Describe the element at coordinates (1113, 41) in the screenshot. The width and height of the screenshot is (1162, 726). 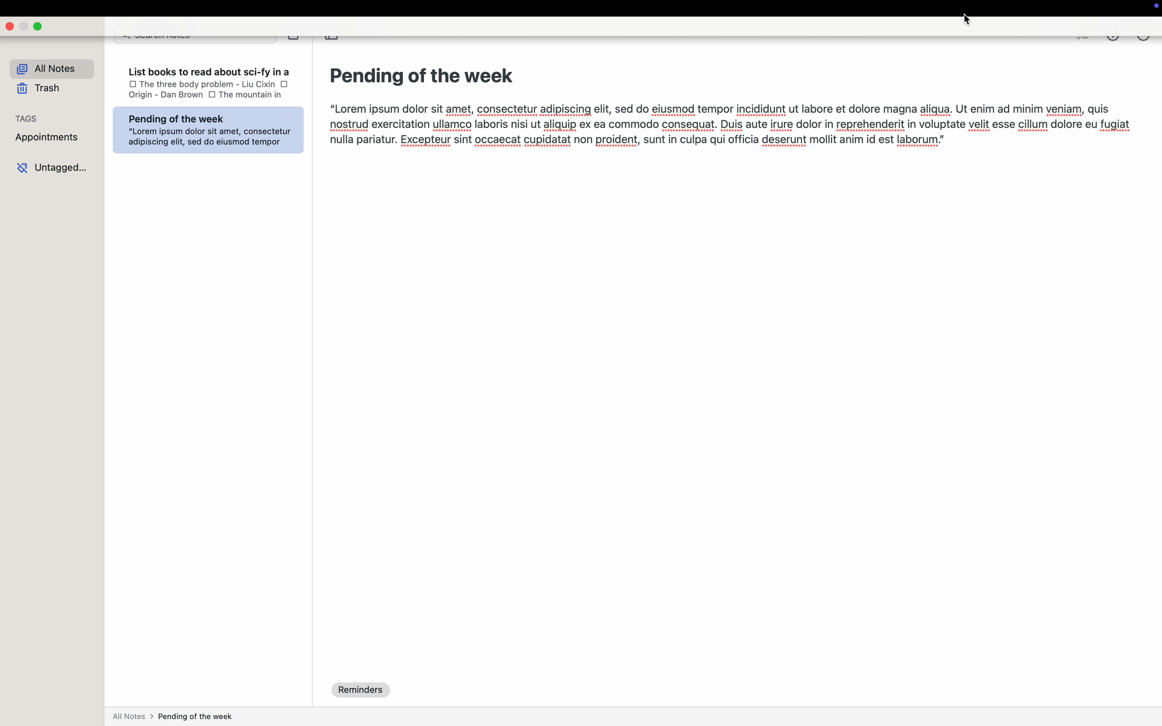
I see `metrics` at that location.